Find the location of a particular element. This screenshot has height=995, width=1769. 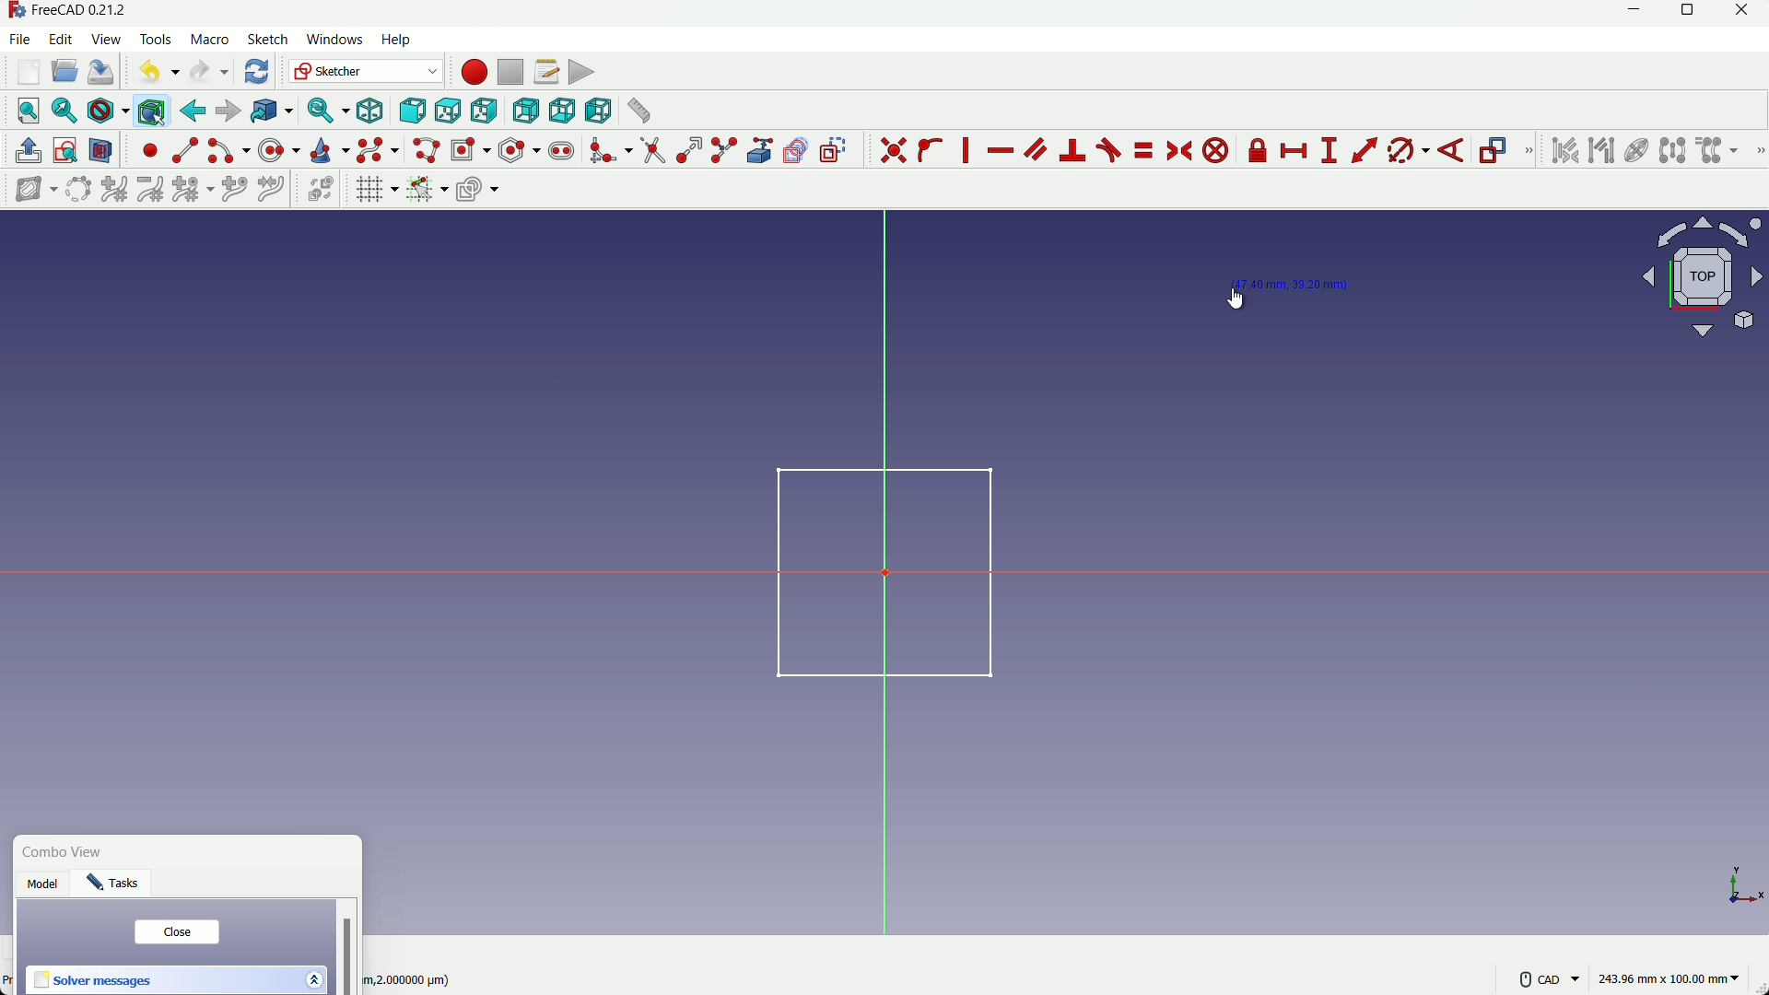

draw styles is located at coordinates (107, 111).